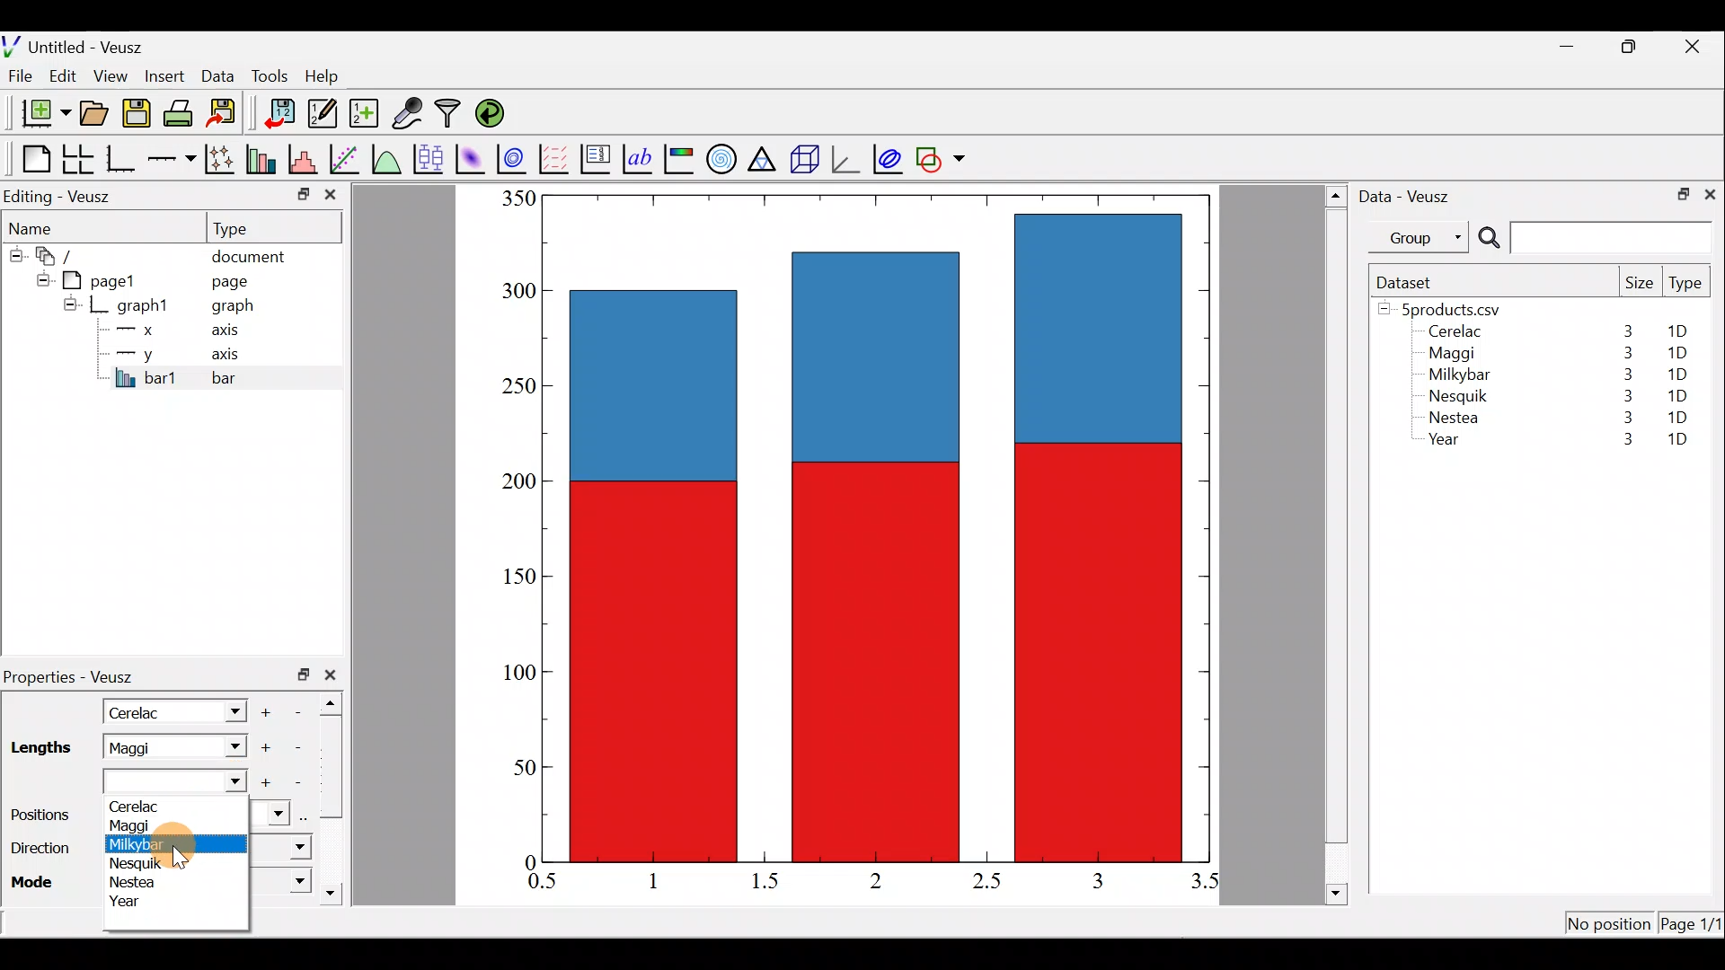  What do you see at coordinates (248, 253) in the screenshot?
I see `document` at bounding box center [248, 253].